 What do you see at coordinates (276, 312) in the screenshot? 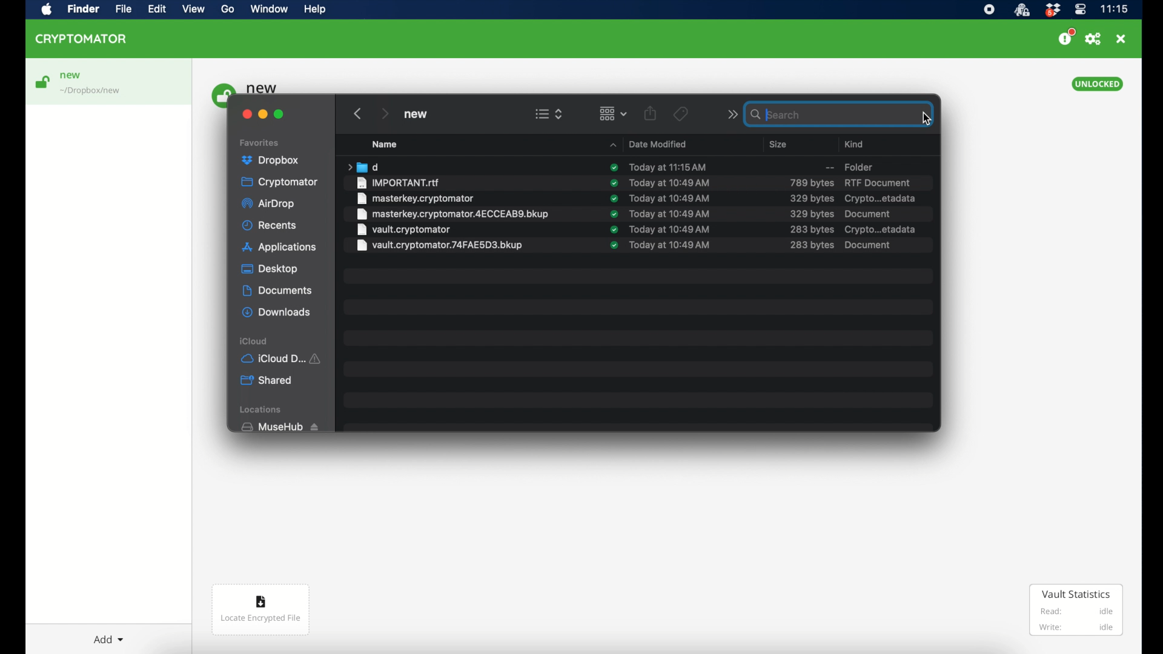
I see `downloads` at bounding box center [276, 312].